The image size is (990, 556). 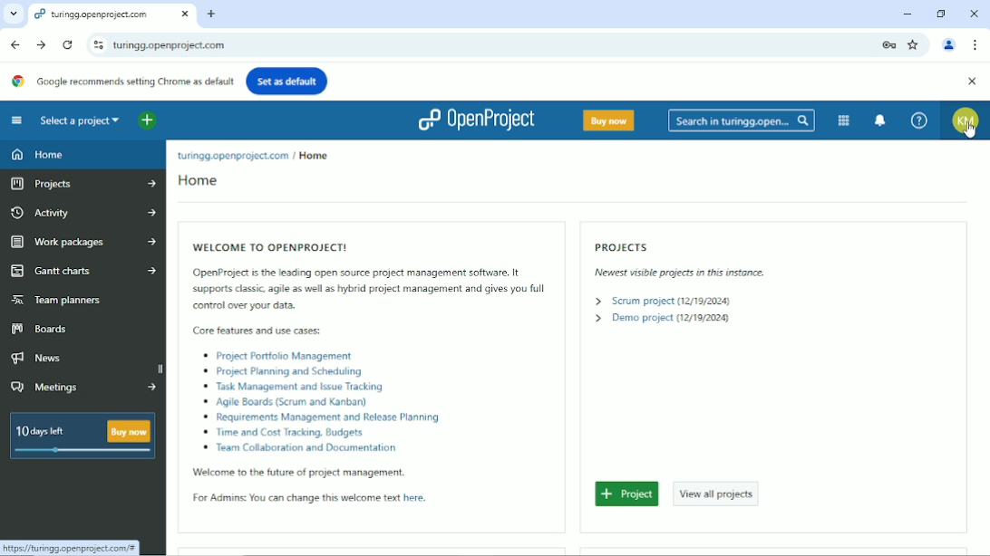 I want to click on Meetings, so click(x=86, y=388).